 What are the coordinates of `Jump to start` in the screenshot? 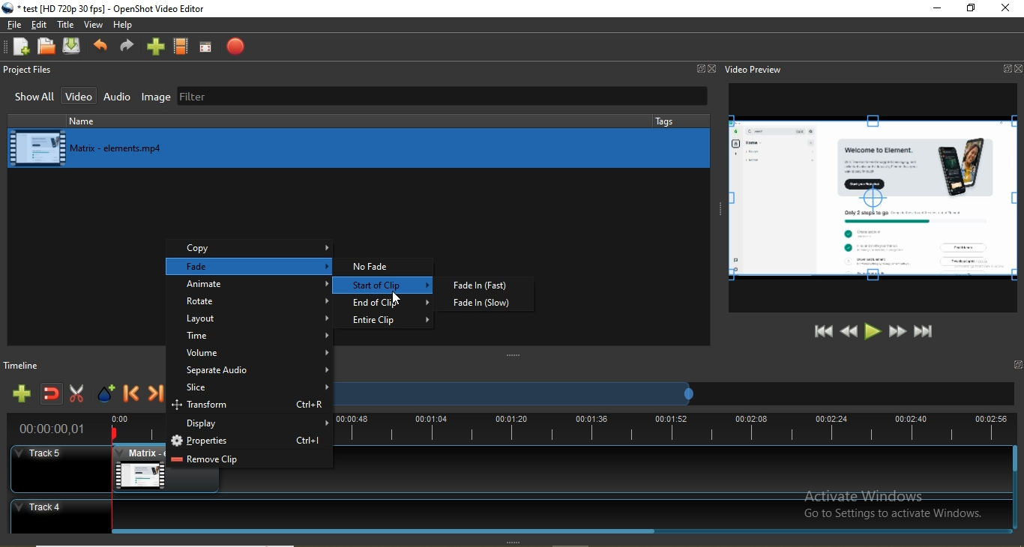 It's located at (822, 331).